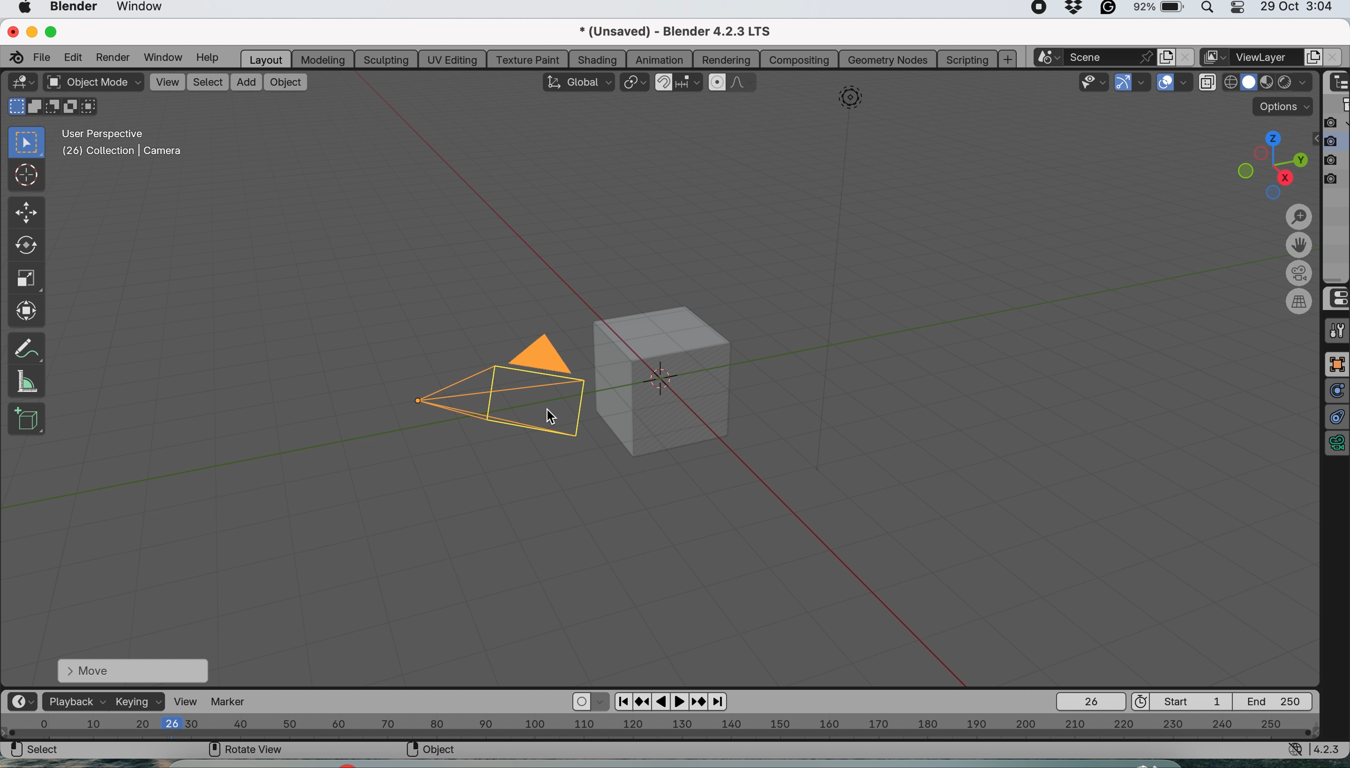  What do you see at coordinates (14, 57) in the screenshot?
I see `blender logo` at bounding box center [14, 57].